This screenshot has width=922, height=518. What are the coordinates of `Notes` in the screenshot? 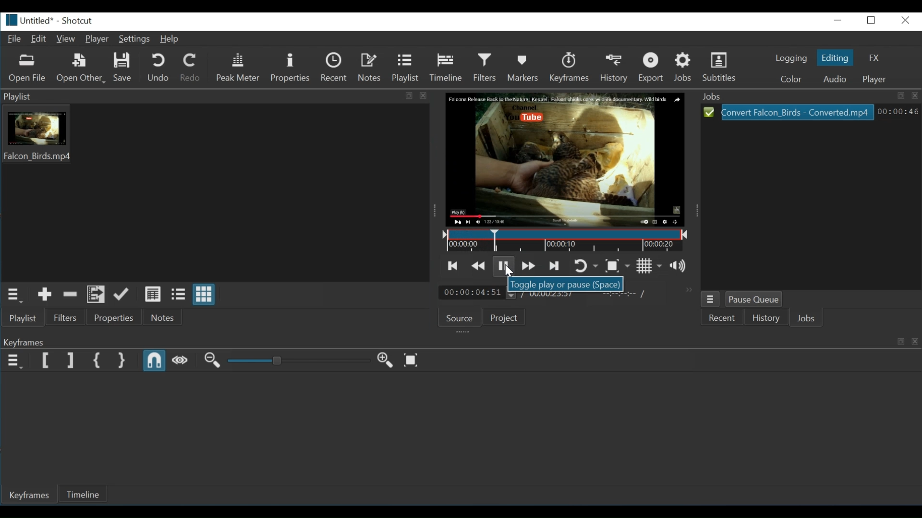 It's located at (161, 317).